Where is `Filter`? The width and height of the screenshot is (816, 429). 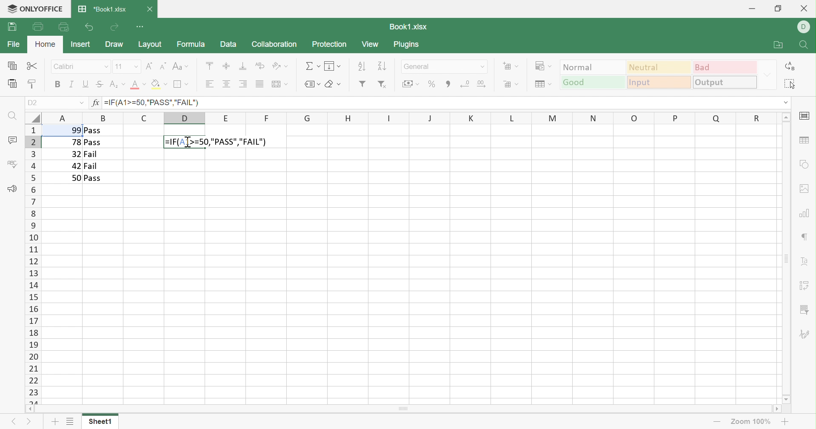 Filter is located at coordinates (362, 84).